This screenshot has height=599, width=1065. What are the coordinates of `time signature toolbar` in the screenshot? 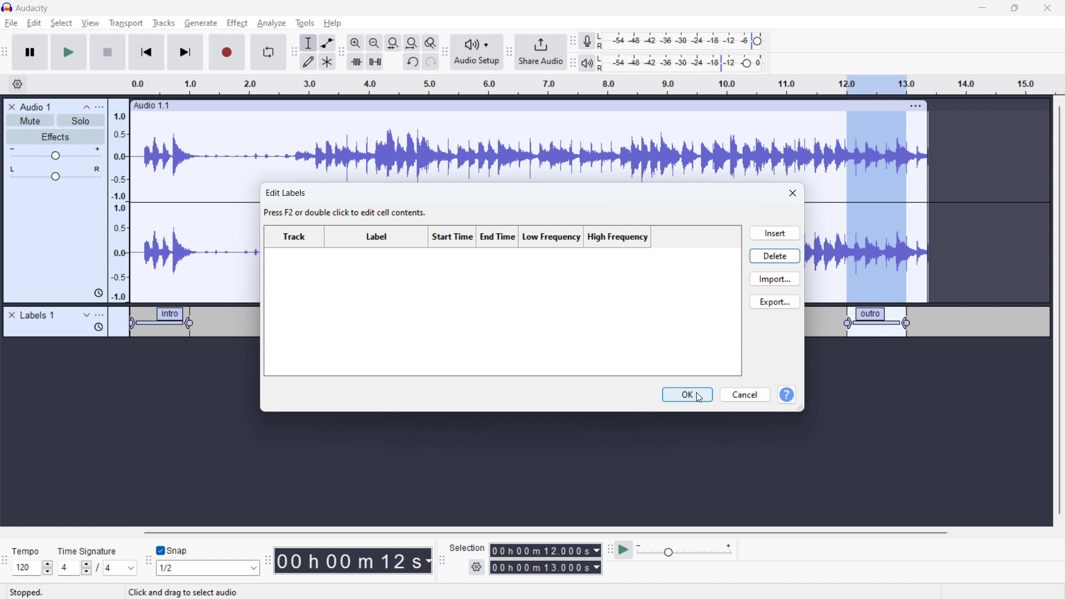 It's located at (7, 564).